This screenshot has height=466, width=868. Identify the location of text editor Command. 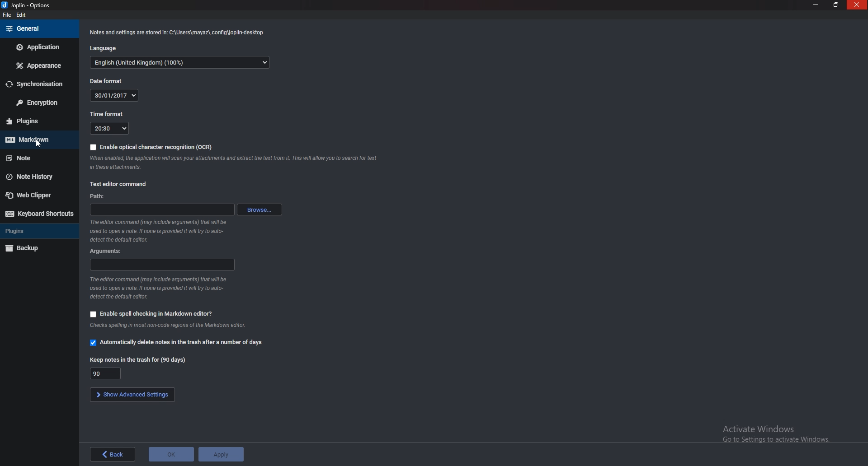
(121, 183).